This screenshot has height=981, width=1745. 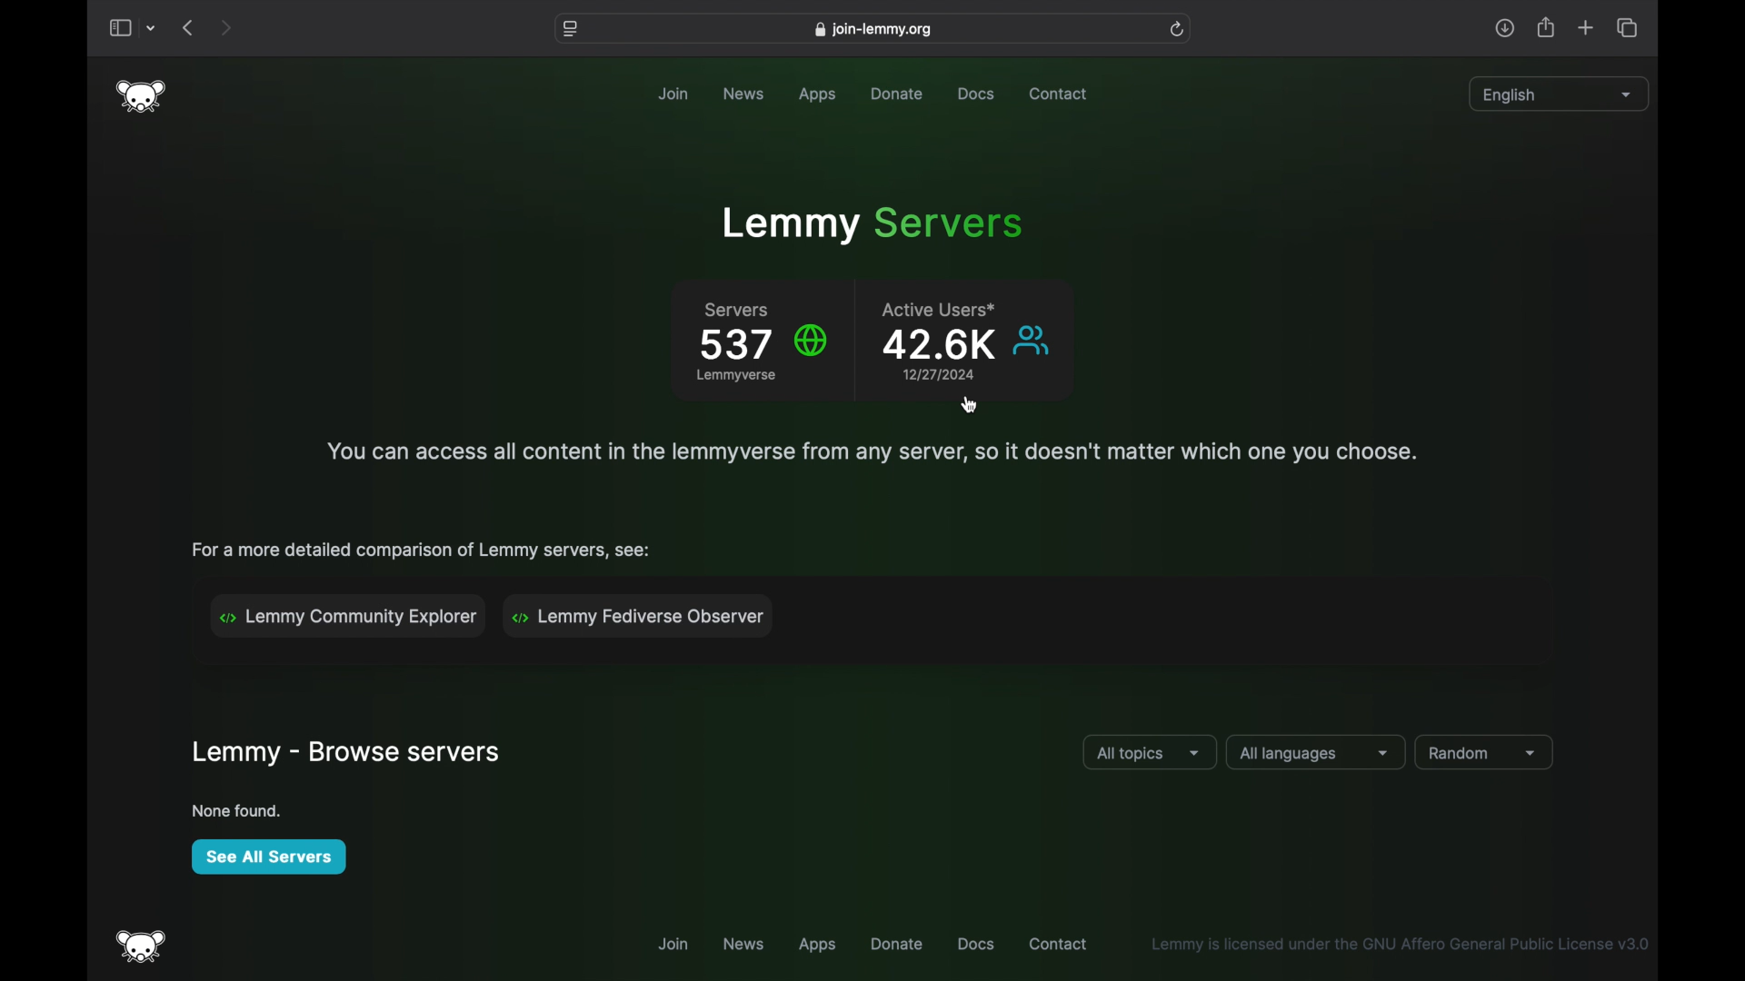 What do you see at coordinates (813, 340) in the screenshot?
I see `Globe icon` at bounding box center [813, 340].